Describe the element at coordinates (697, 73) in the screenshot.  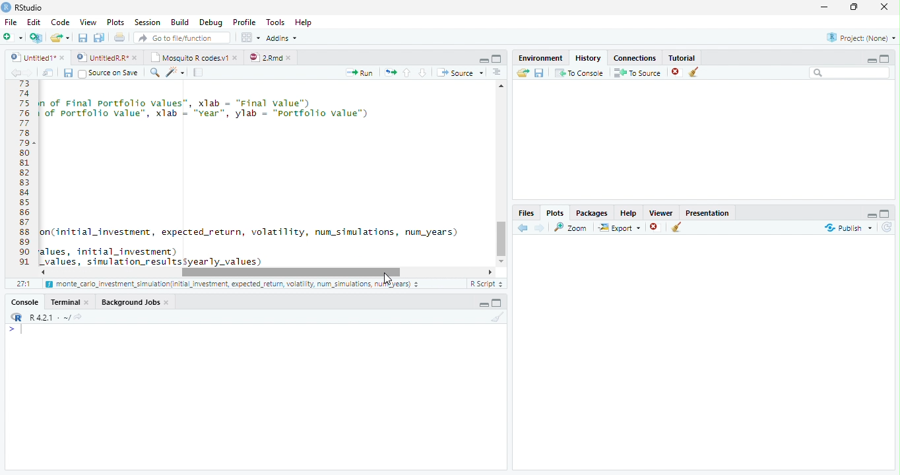
I see `Clear` at that location.